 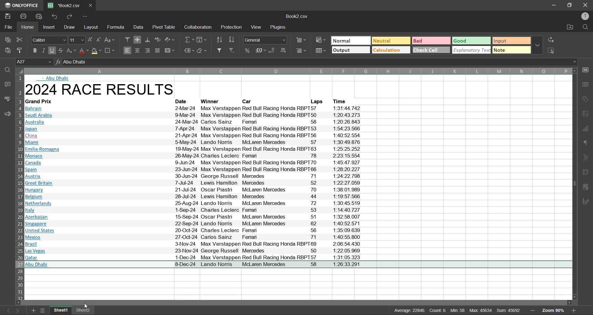 What do you see at coordinates (86, 306) in the screenshot?
I see `cursor` at bounding box center [86, 306].